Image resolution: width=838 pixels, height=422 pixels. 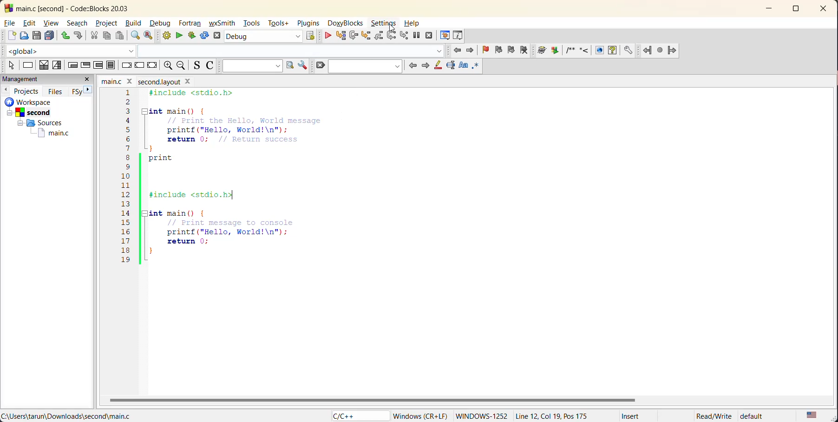 I want to click on exit condition loop, so click(x=85, y=64).